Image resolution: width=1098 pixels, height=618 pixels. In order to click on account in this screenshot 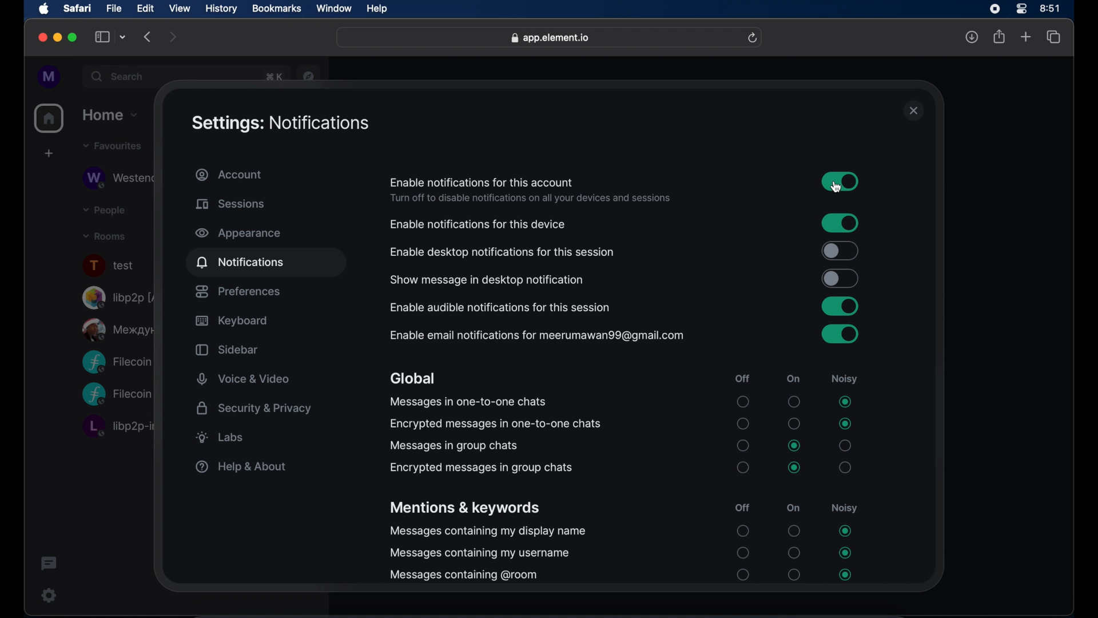, I will do `click(232, 174)`.